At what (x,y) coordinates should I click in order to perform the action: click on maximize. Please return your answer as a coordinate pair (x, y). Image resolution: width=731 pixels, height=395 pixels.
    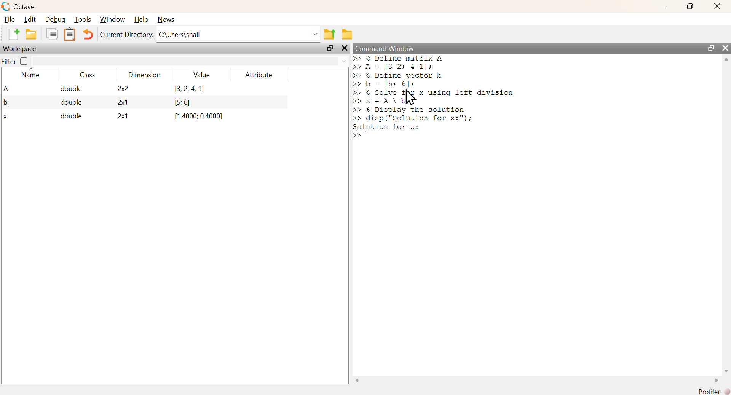
    Looking at the image, I should click on (689, 6).